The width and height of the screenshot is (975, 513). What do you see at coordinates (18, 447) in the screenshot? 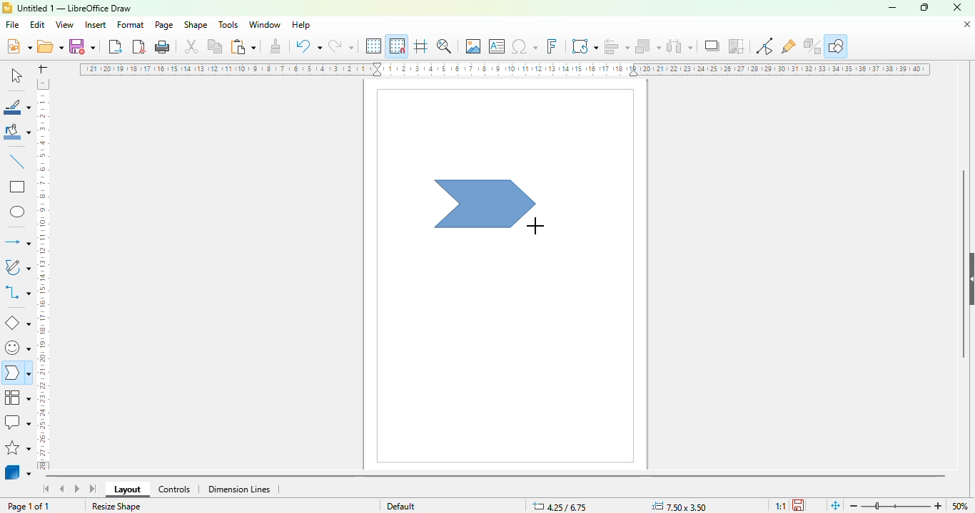
I see `stars and banners` at bounding box center [18, 447].